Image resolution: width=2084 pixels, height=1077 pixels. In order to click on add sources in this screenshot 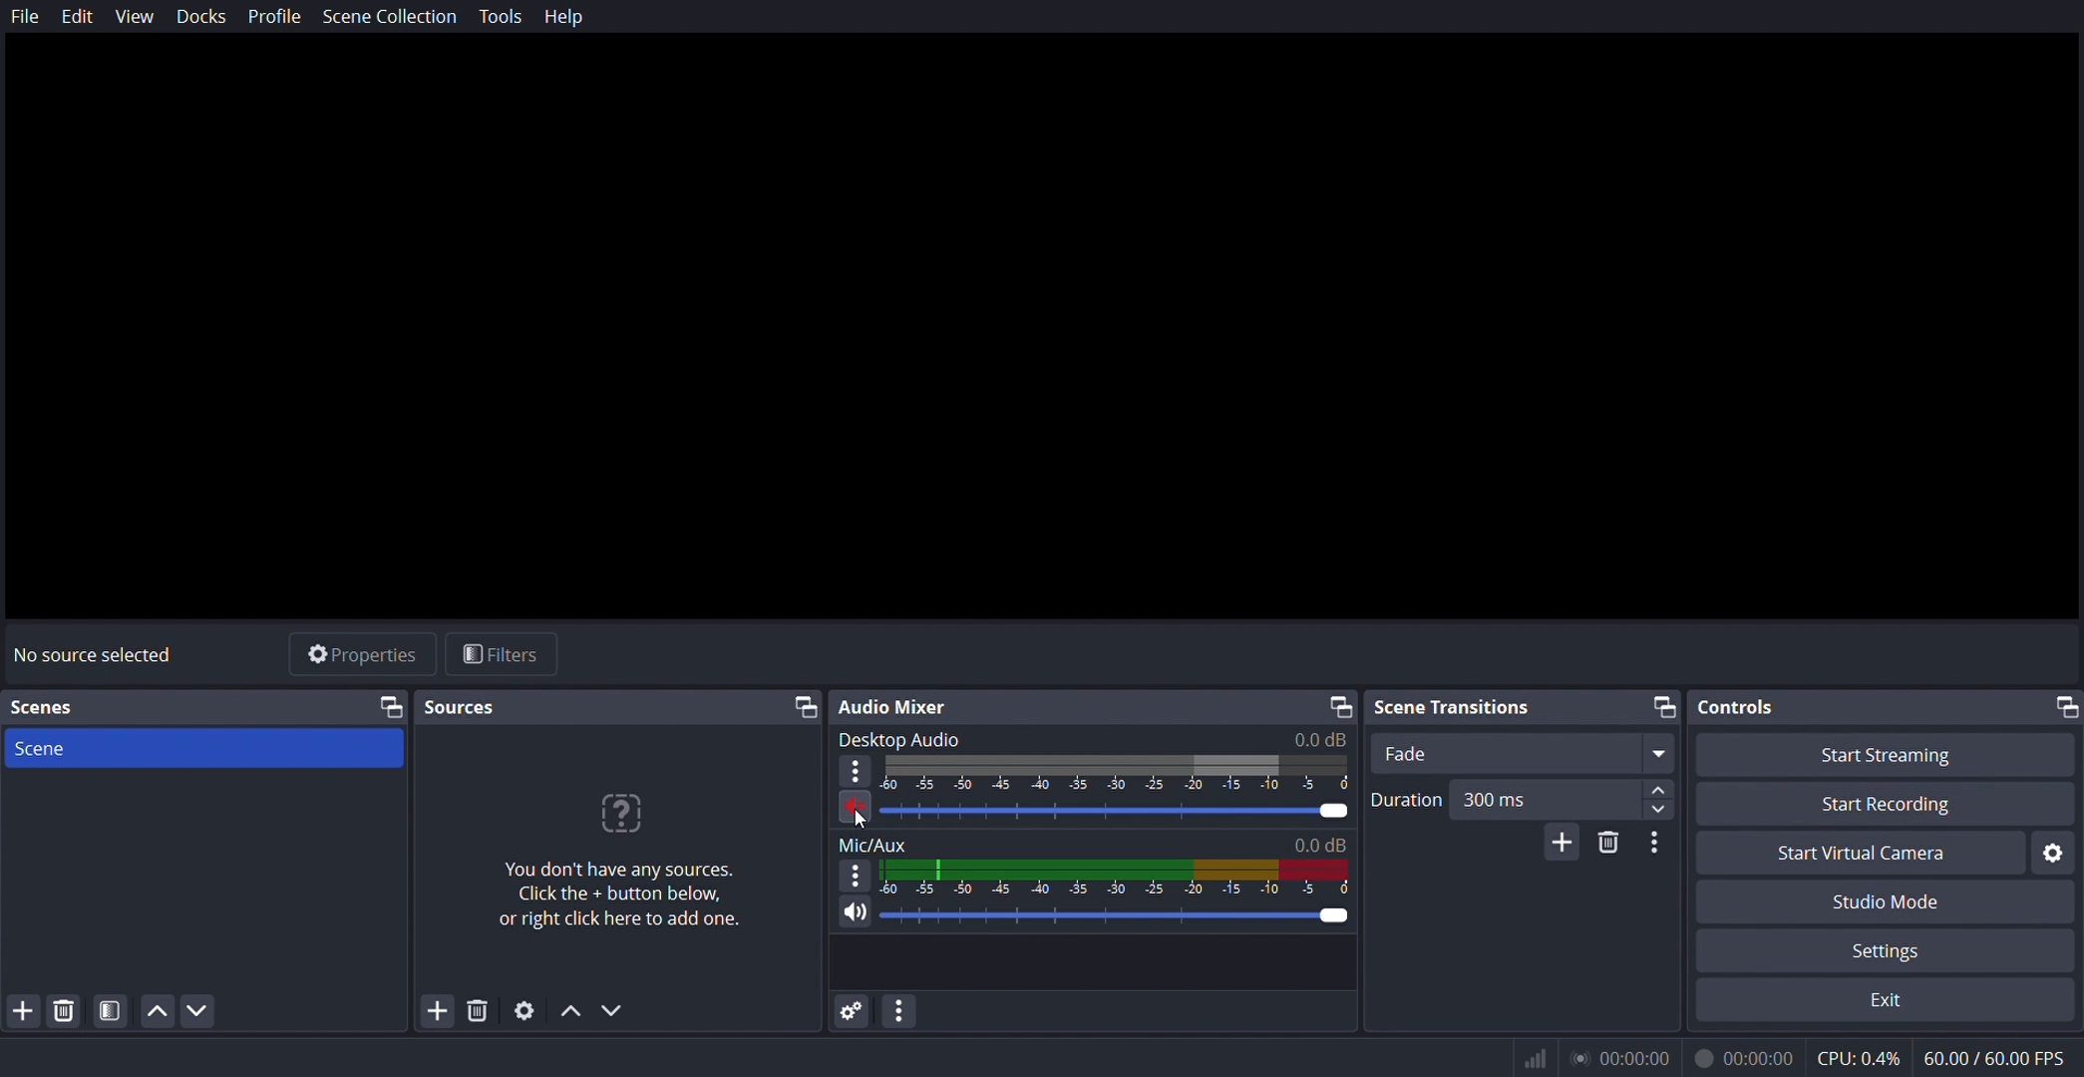, I will do `click(438, 1009)`.